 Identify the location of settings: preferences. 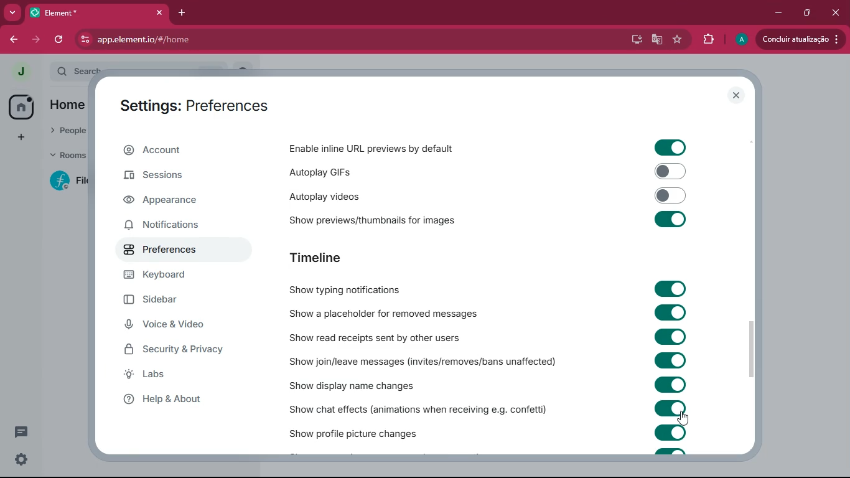
(201, 105).